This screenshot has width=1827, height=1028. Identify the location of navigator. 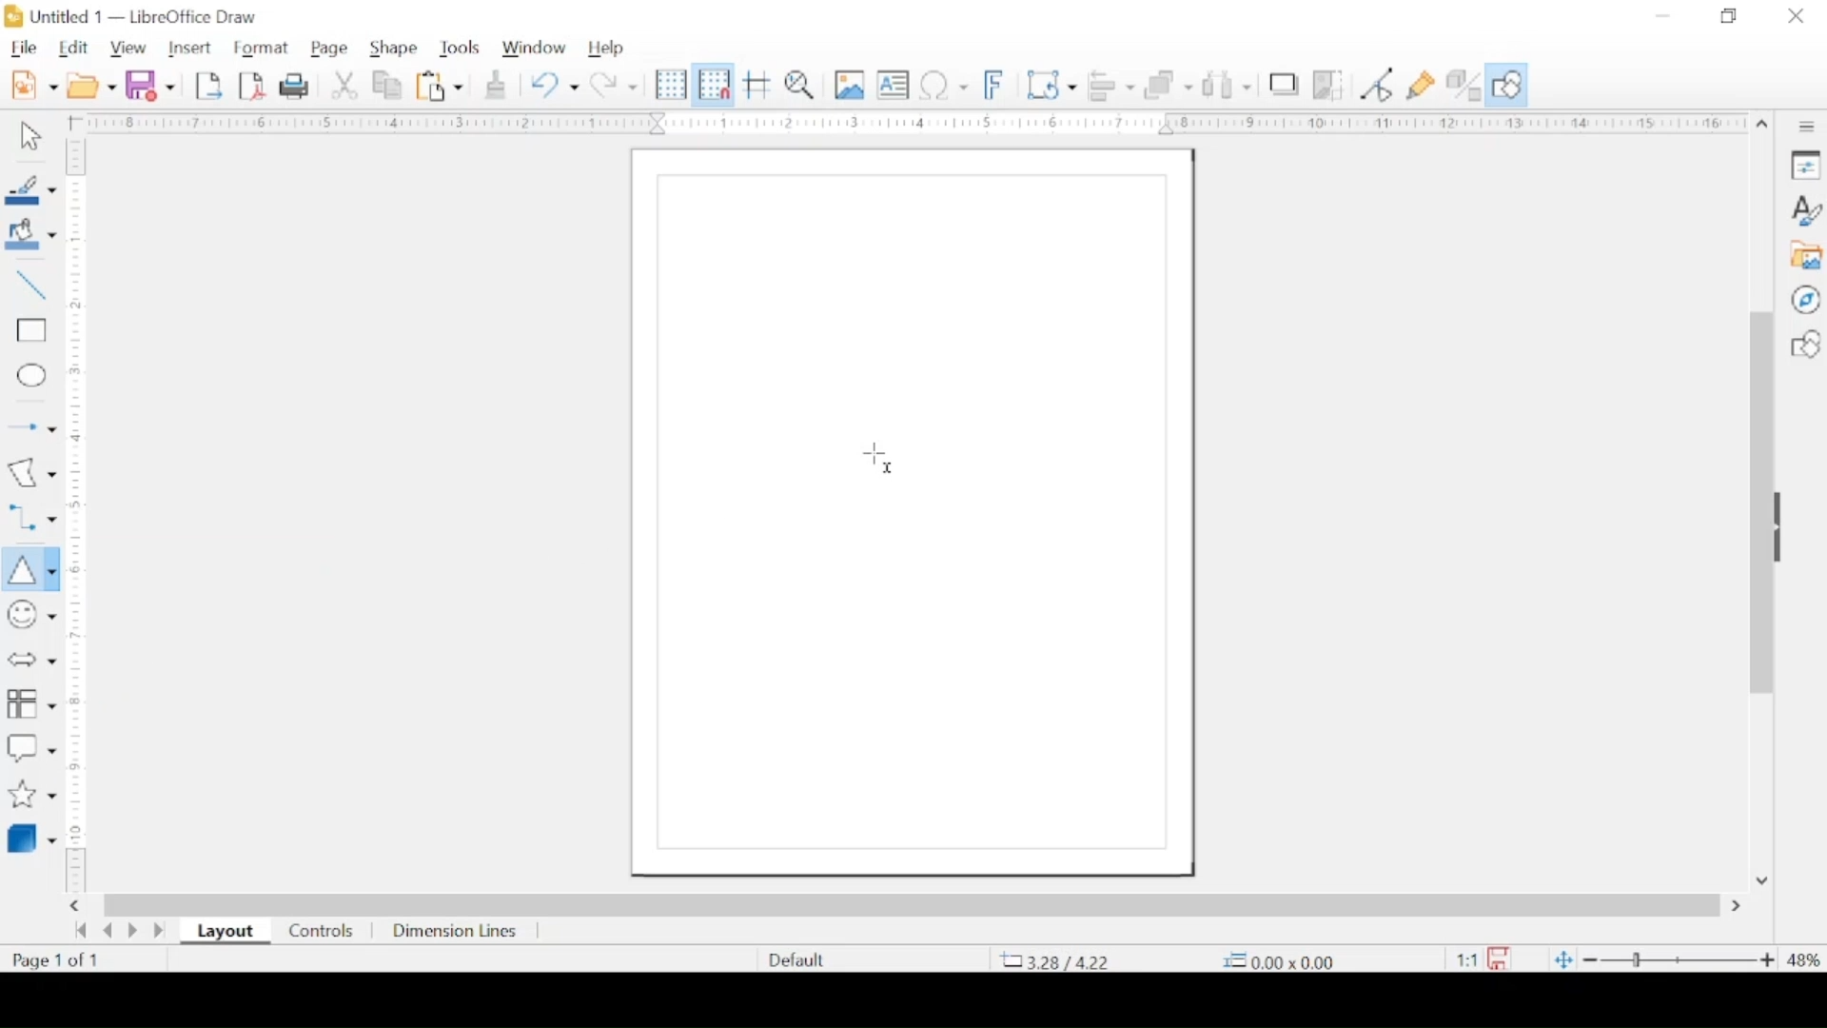
(1806, 300).